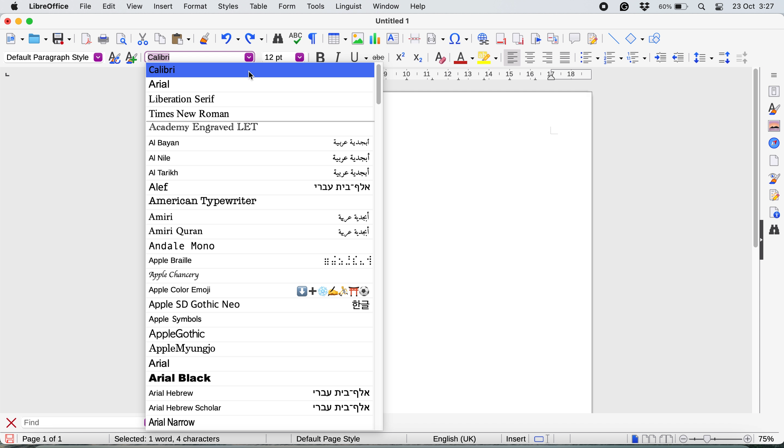  Describe the element at coordinates (286, 6) in the screenshot. I see `form` at that location.